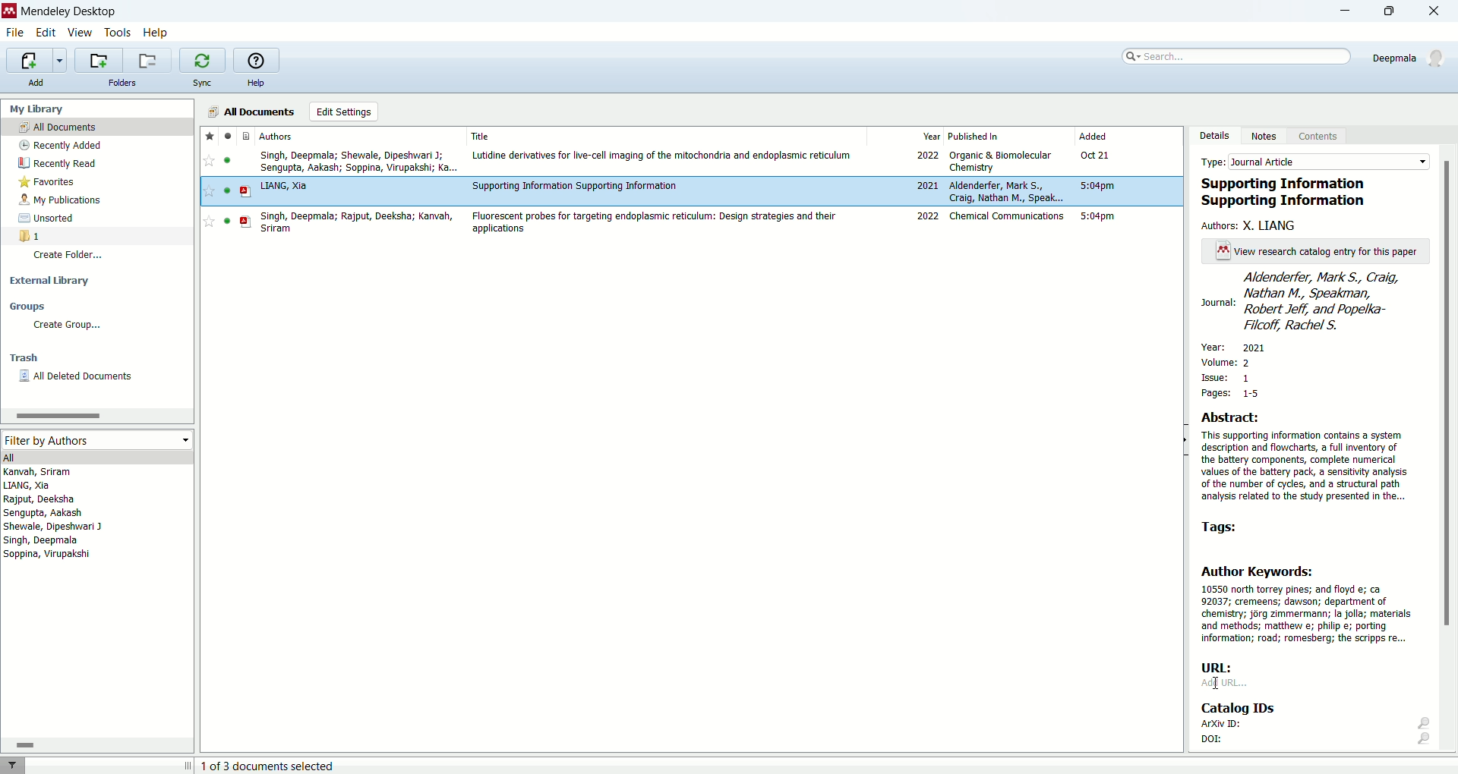 This screenshot has height=774, width=1458. Describe the element at coordinates (30, 235) in the screenshot. I see `1` at that location.